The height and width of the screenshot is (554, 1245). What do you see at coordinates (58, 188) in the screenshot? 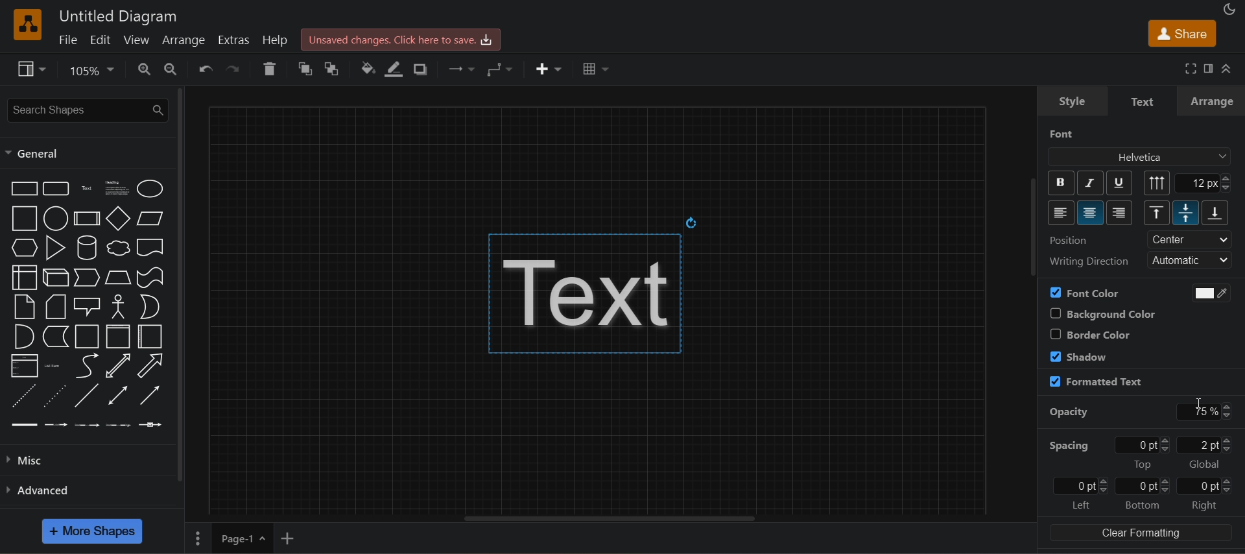
I see `rounded rectangle` at bounding box center [58, 188].